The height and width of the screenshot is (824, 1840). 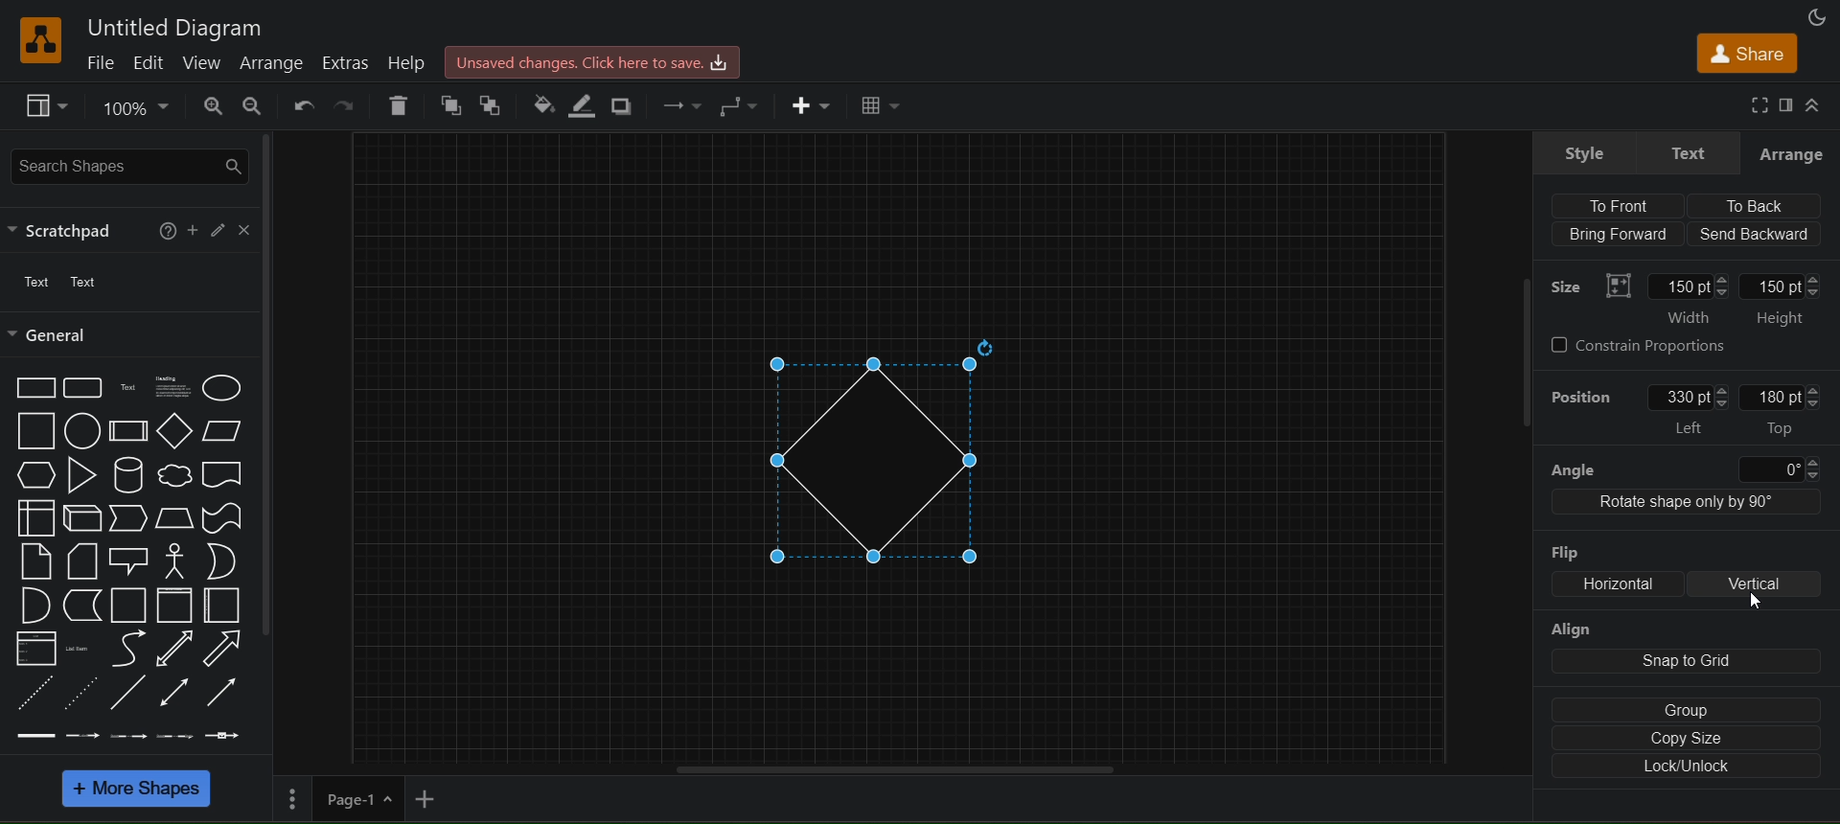 I want to click on zoom in, so click(x=210, y=106).